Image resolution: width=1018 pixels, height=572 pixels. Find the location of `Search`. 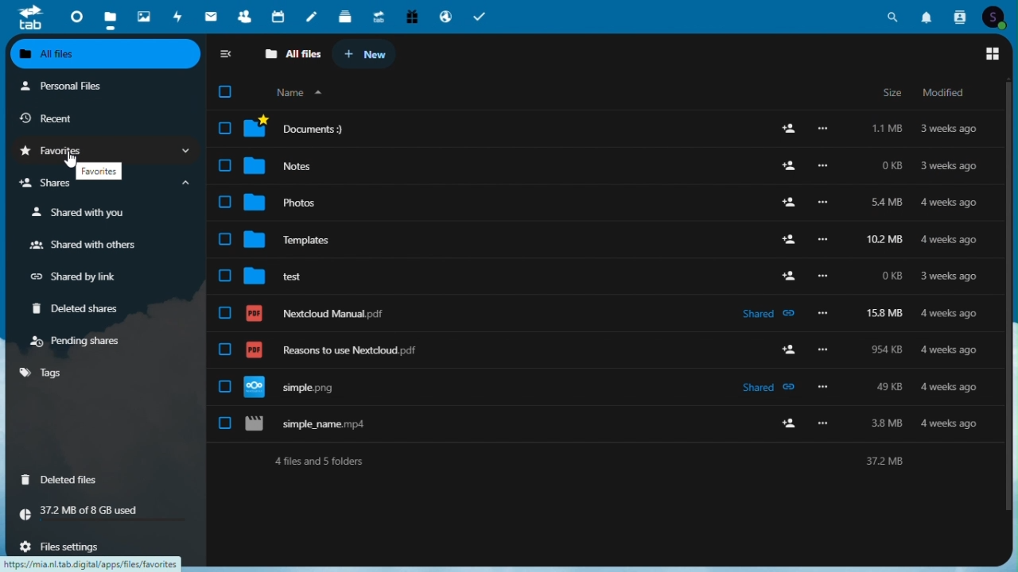

Search is located at coordinates (893, 17).